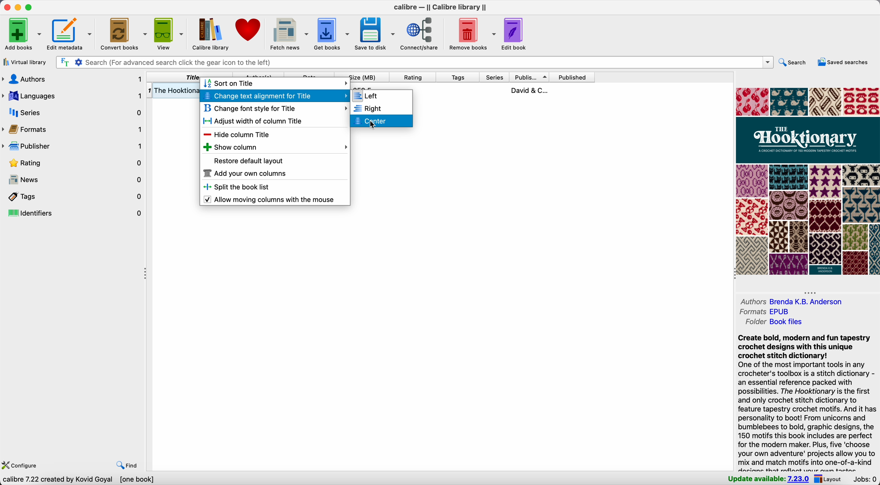 Image resolution: width=880 pixels, height=485 pixels. I want to click on search bar, so click(413, 62).